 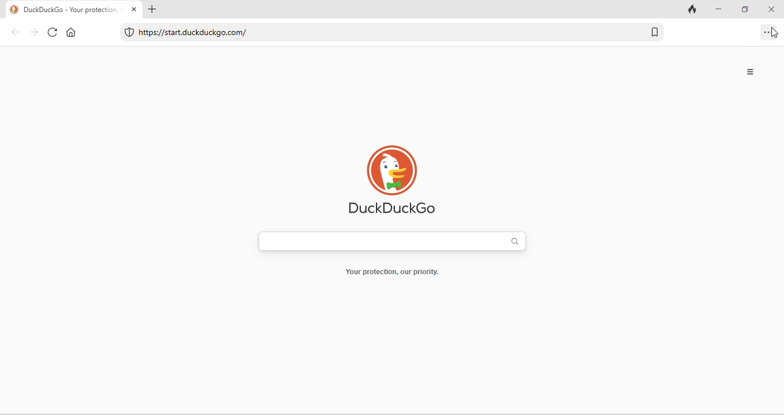 What do you see at coordinates (154, 10) in the screenshot?
I see `add new tab` at bounding box center [154, 10].